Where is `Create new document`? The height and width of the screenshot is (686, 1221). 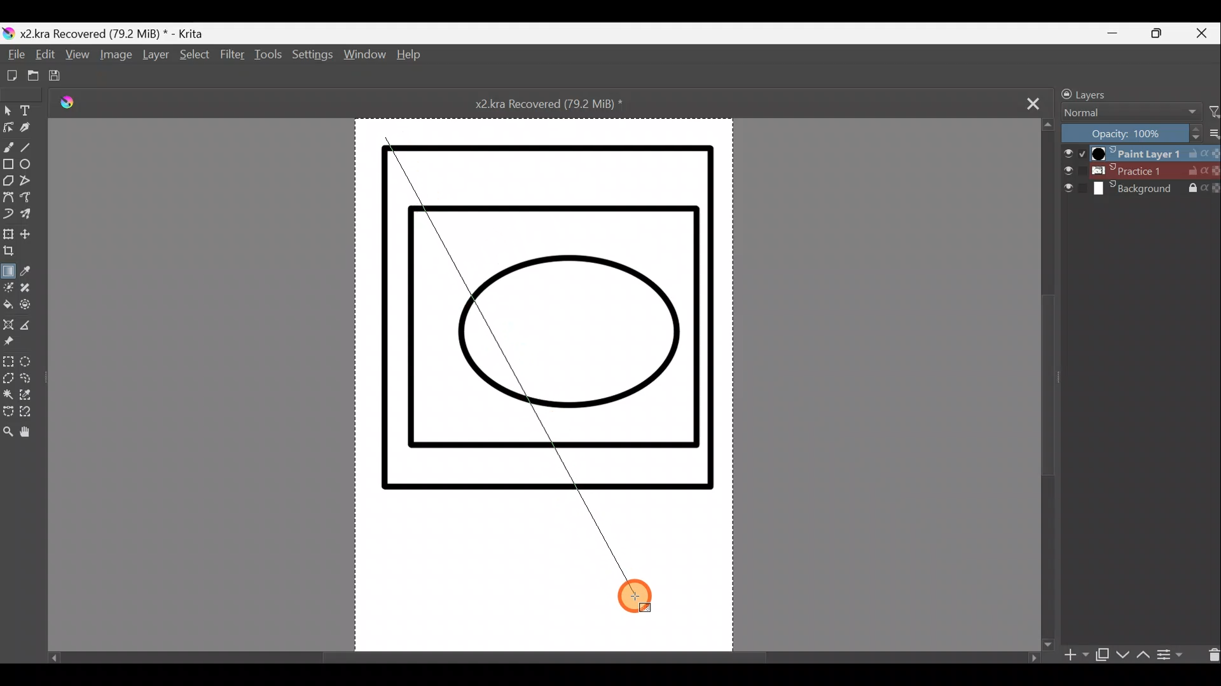
Create new document is located at coordinates (8, 76).